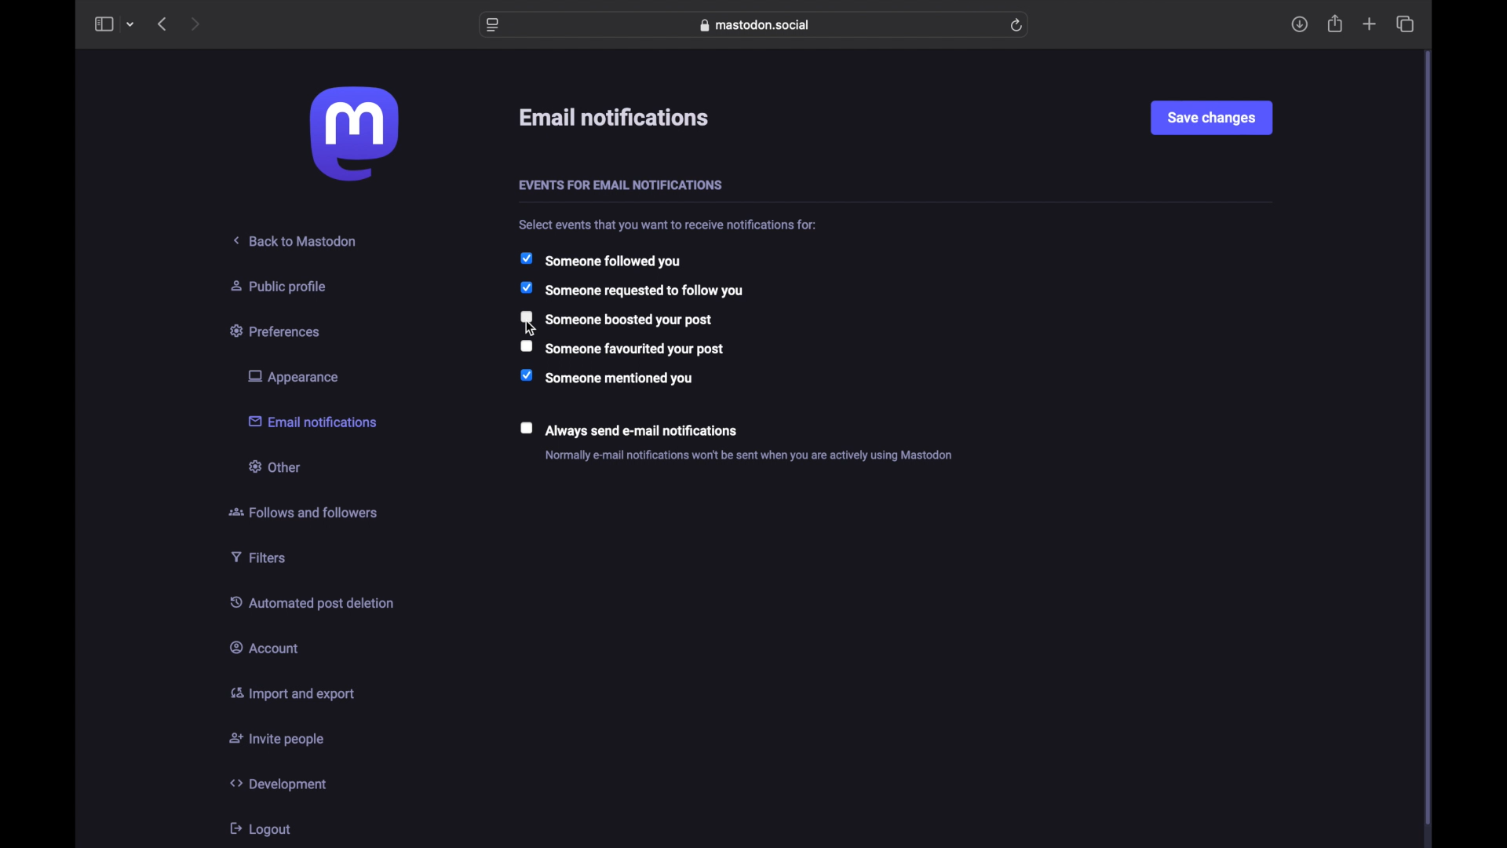  Describe the element at coordinates (1016, 24) in the screenshot. I see `refresh` at that location.